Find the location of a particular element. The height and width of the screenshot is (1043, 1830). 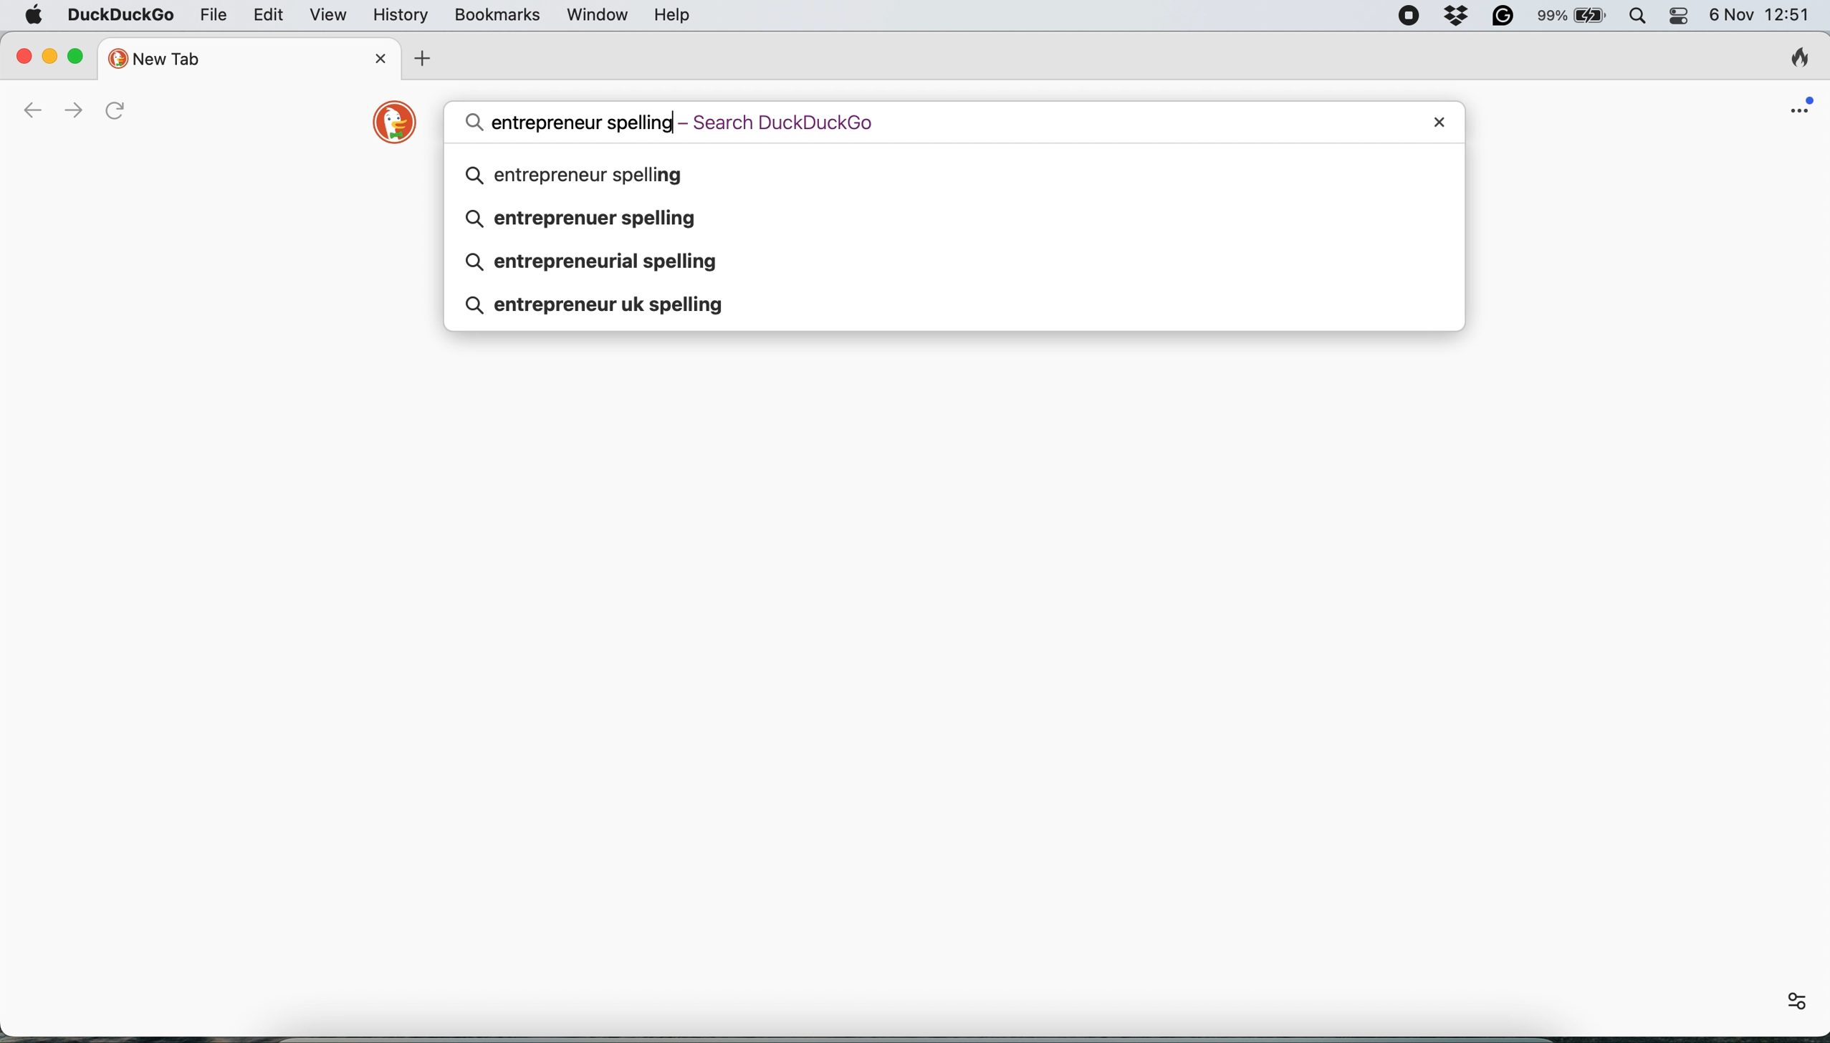

duckduckgo logo is located at coordinates (395, 125).